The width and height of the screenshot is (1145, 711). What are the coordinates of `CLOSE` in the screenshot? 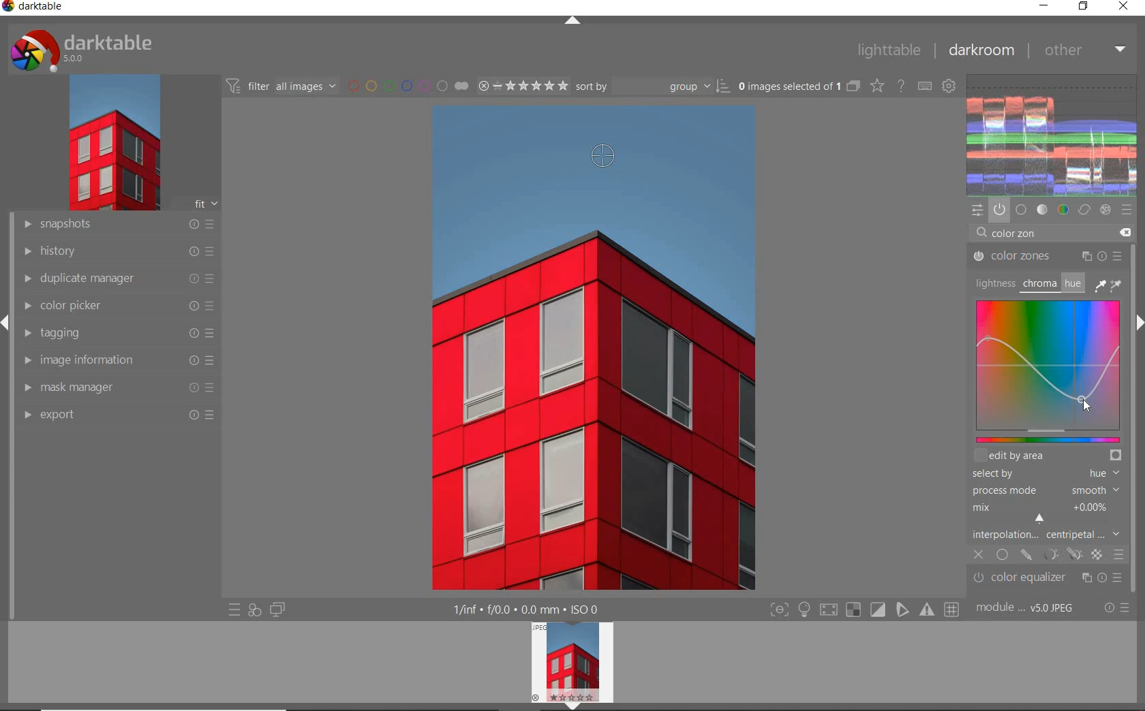 It's located at (979, 555).